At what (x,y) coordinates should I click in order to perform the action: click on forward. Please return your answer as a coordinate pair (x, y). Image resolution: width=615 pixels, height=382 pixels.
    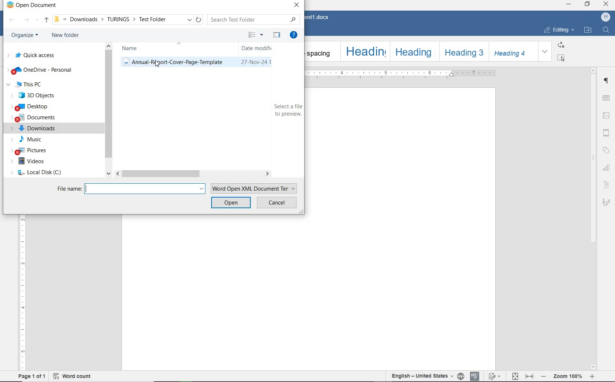
    Looking at the image, I should click on (27, 20).